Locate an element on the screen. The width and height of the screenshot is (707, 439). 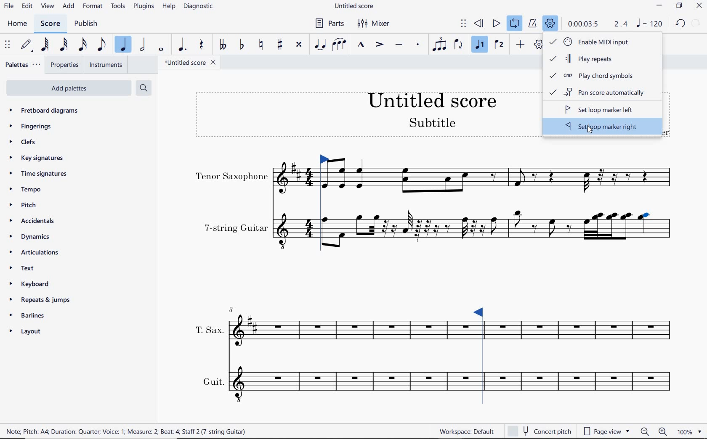
REPEATS & JUMPS is located at coordinates (41, 301).